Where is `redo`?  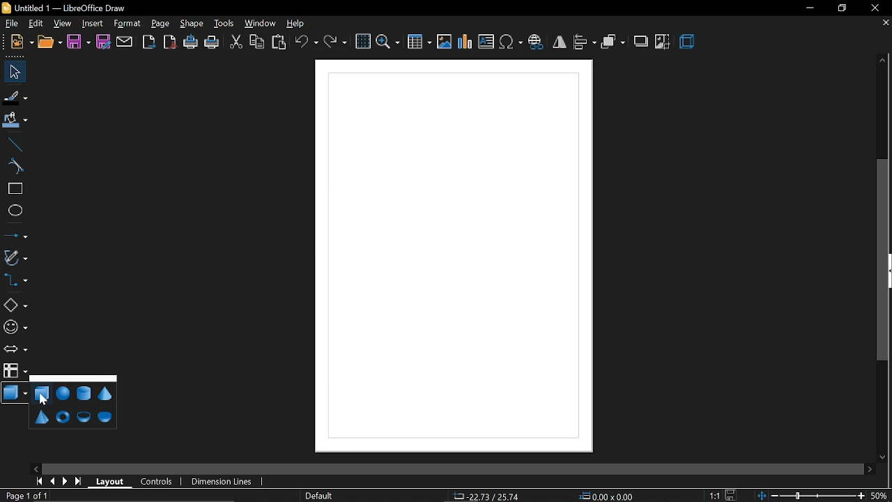
redo is located at coordinates (335, 43).